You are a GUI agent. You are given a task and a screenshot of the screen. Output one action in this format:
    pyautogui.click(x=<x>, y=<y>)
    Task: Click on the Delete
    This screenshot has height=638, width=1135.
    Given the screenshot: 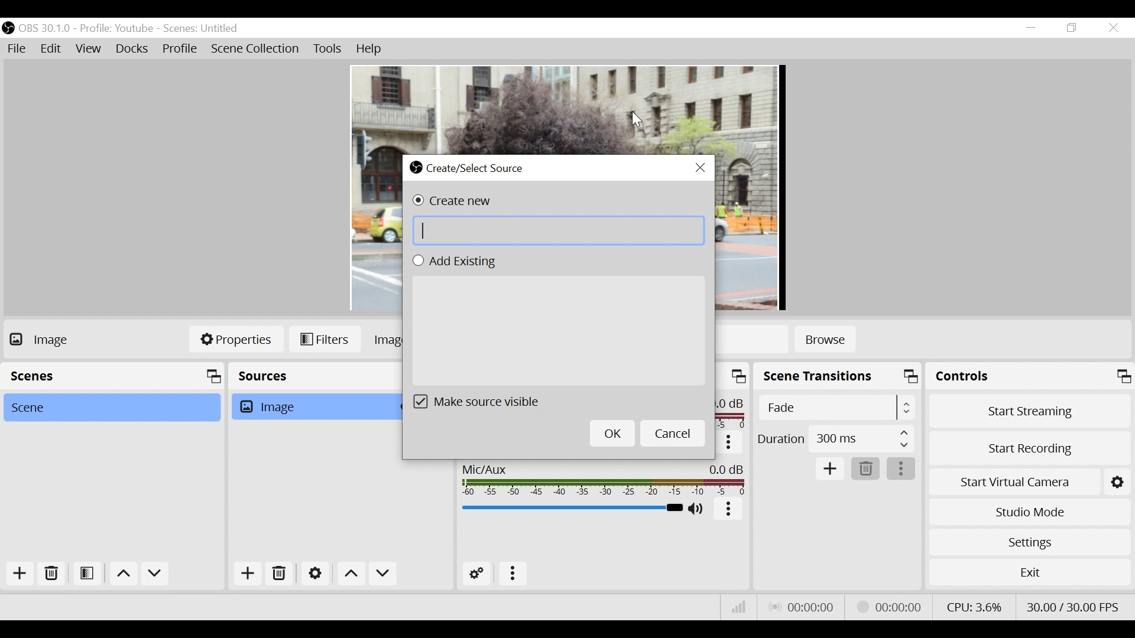 What is the action you would take?
    pyautogui.click(x=53, y=575)
    